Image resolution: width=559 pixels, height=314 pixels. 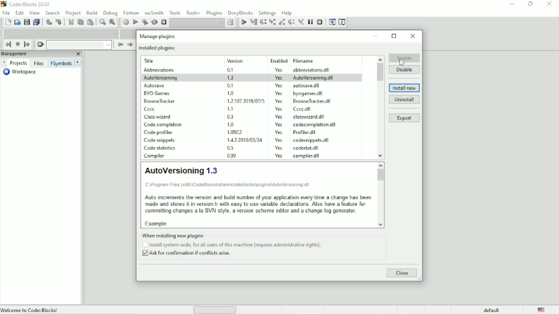 What do you see at coordinates (413, 36) in the screenshot?
I see `Close` at bounding box center [413, 36].